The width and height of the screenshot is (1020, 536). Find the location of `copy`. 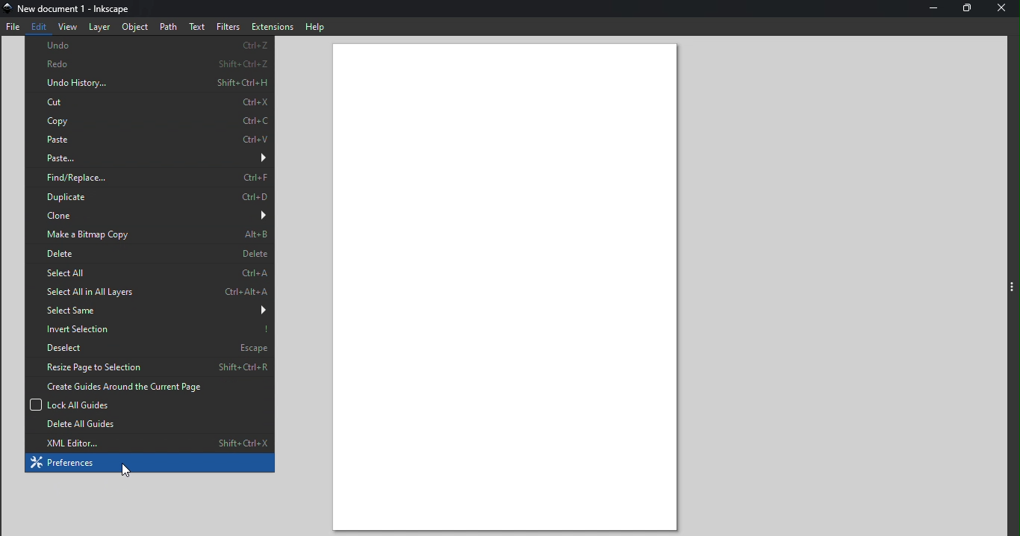

copy is located at coordinates (147, 121).